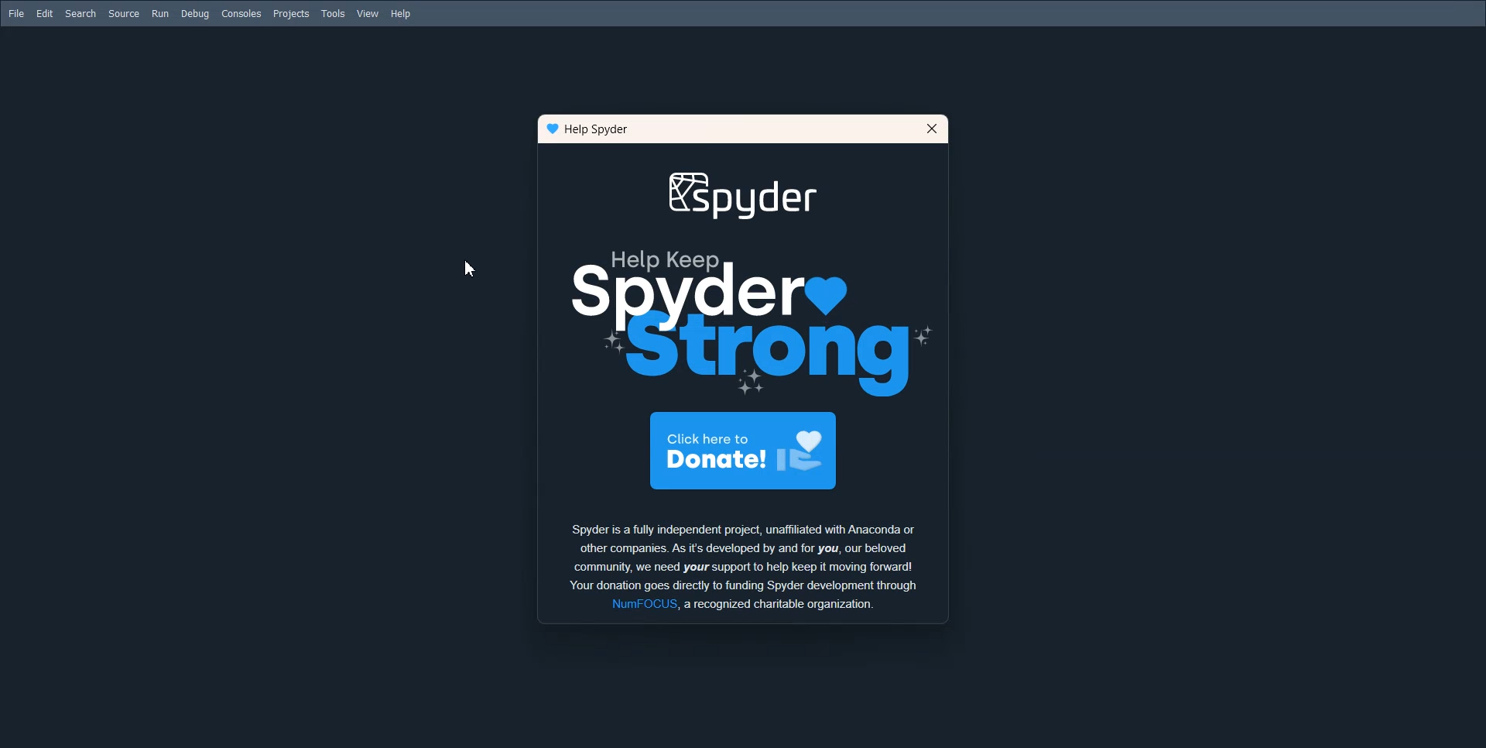 The height and width of the screenshot is (748, 1486). I want to click on View, so click(368, 13).